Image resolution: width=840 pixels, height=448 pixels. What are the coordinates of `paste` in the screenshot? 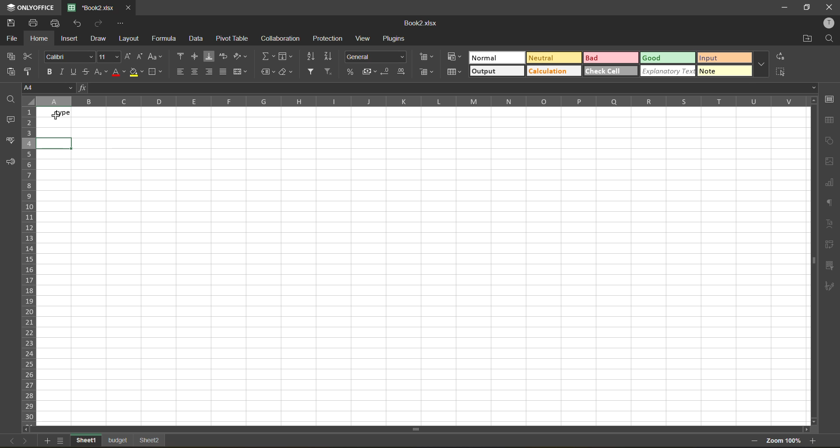 It's located at (10, 72).